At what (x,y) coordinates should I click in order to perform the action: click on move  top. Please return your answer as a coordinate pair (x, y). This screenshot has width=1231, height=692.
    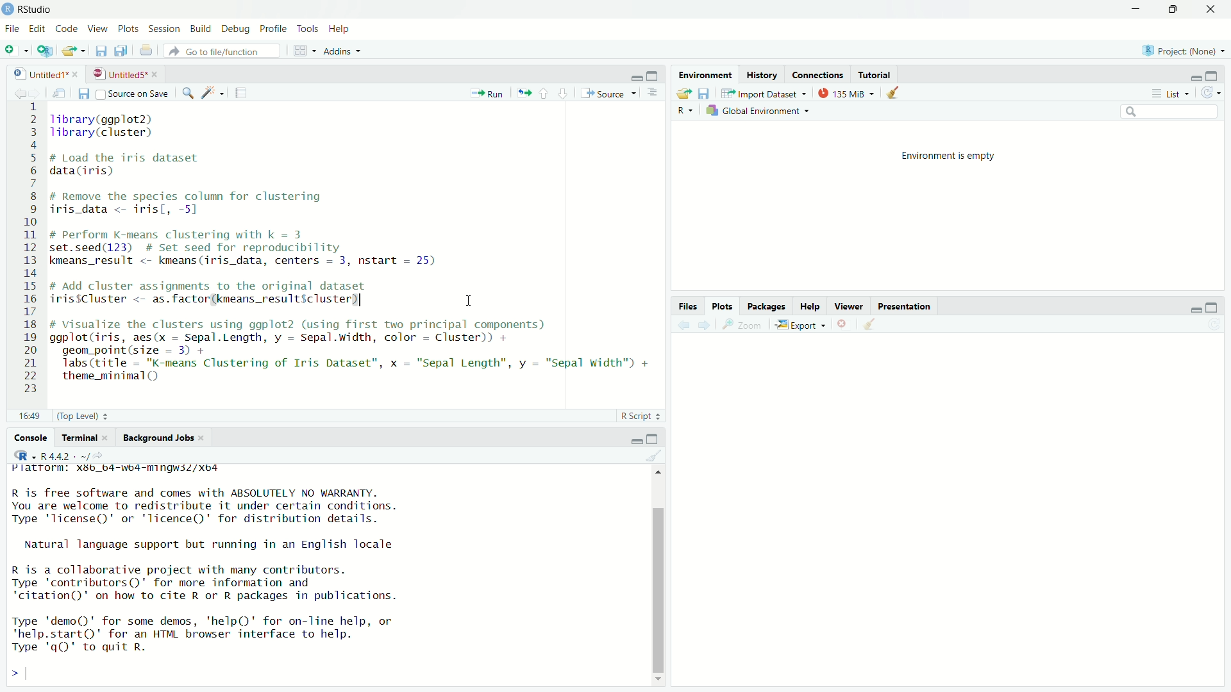
    Looking at the image, I should click on (658, 475).